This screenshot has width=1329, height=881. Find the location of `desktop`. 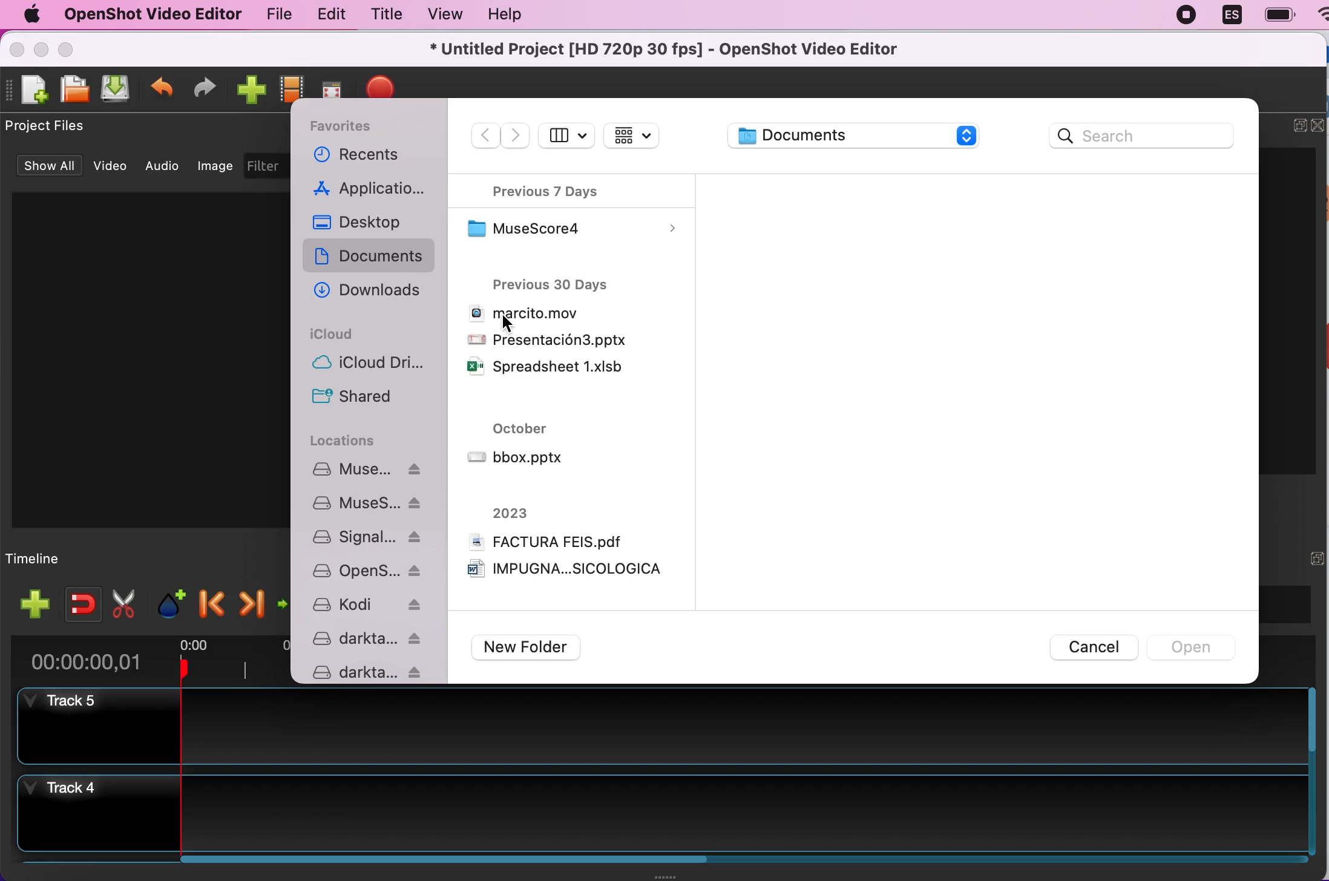

desktop is located at coordinates (373, 223).